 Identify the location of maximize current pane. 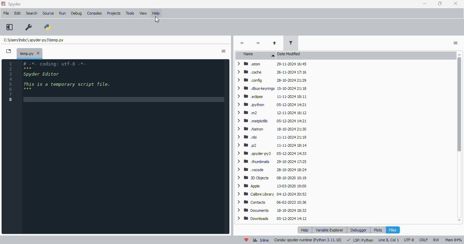
(9, 27).